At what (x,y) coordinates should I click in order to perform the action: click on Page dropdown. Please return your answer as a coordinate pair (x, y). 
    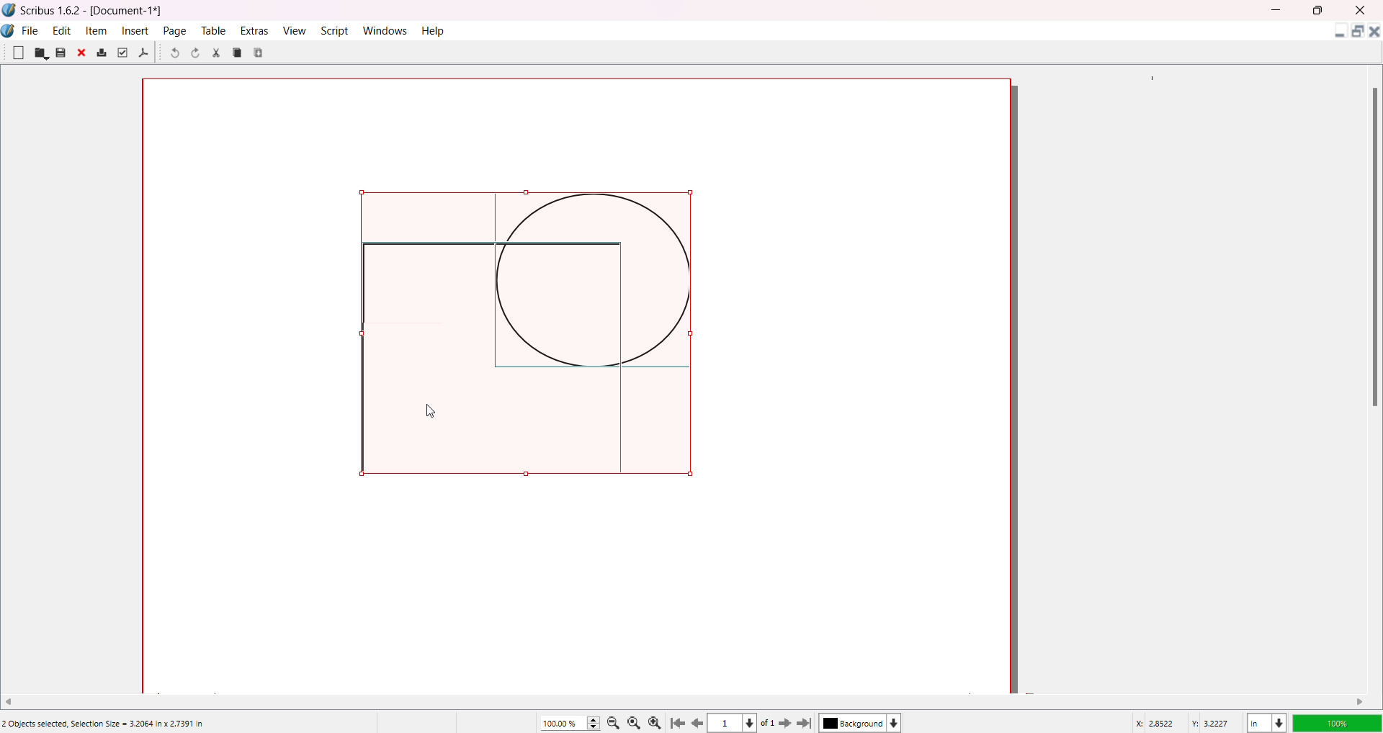
    Looking at the image, I should click on (756, 722).